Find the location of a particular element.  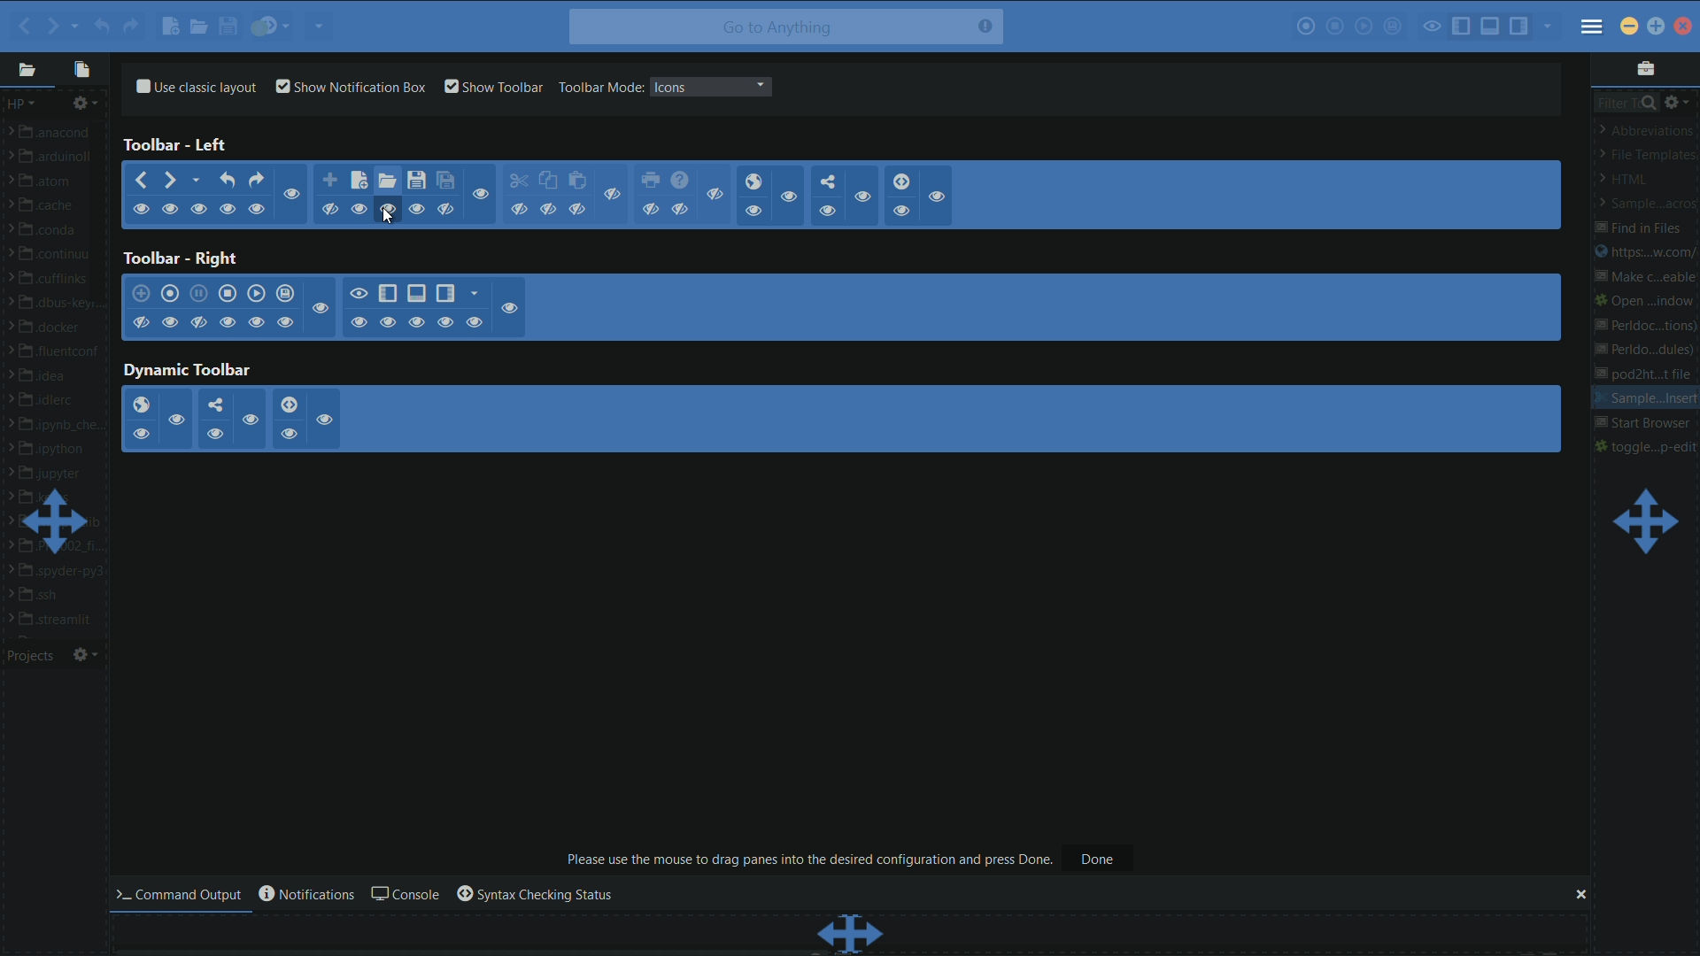

cut is located at coordinates (518, 181).